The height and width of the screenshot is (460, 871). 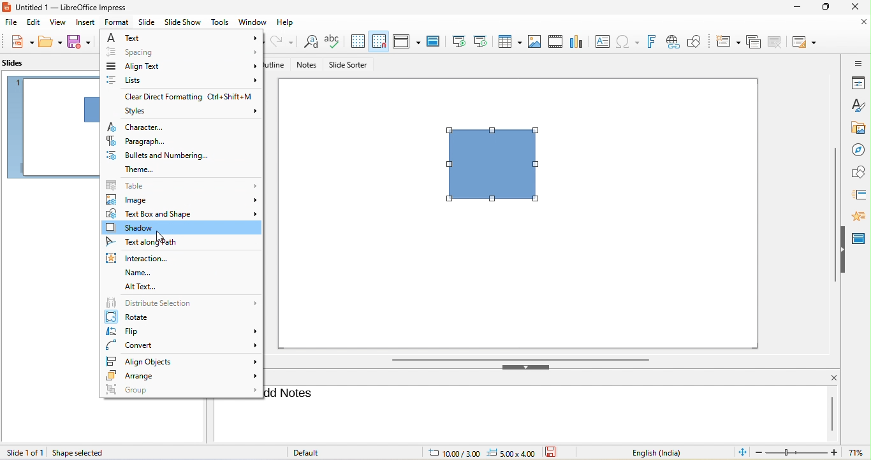 What do you see at coordinates (141, 127) in the screenshot?
I see `character` at bounding box center [141, 127].